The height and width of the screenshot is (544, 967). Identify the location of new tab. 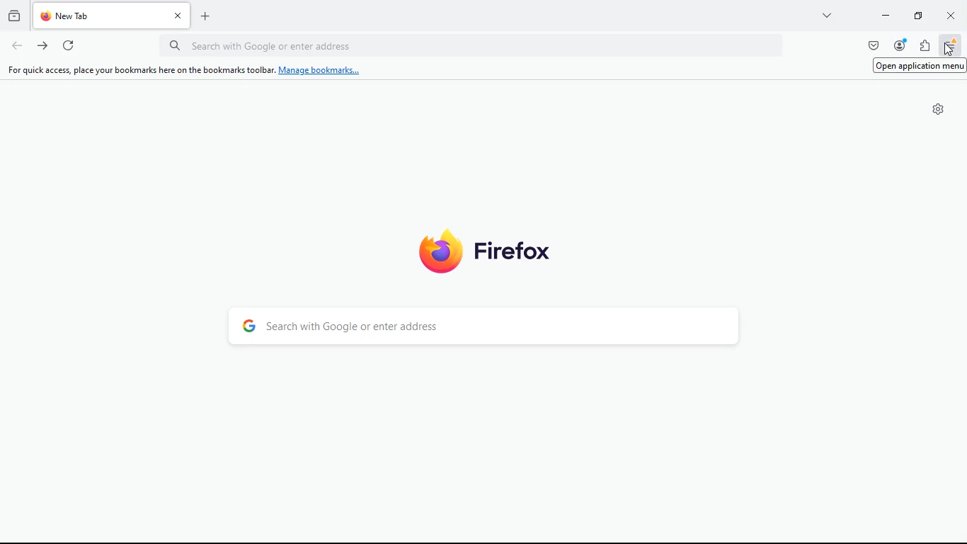
(211, 20).